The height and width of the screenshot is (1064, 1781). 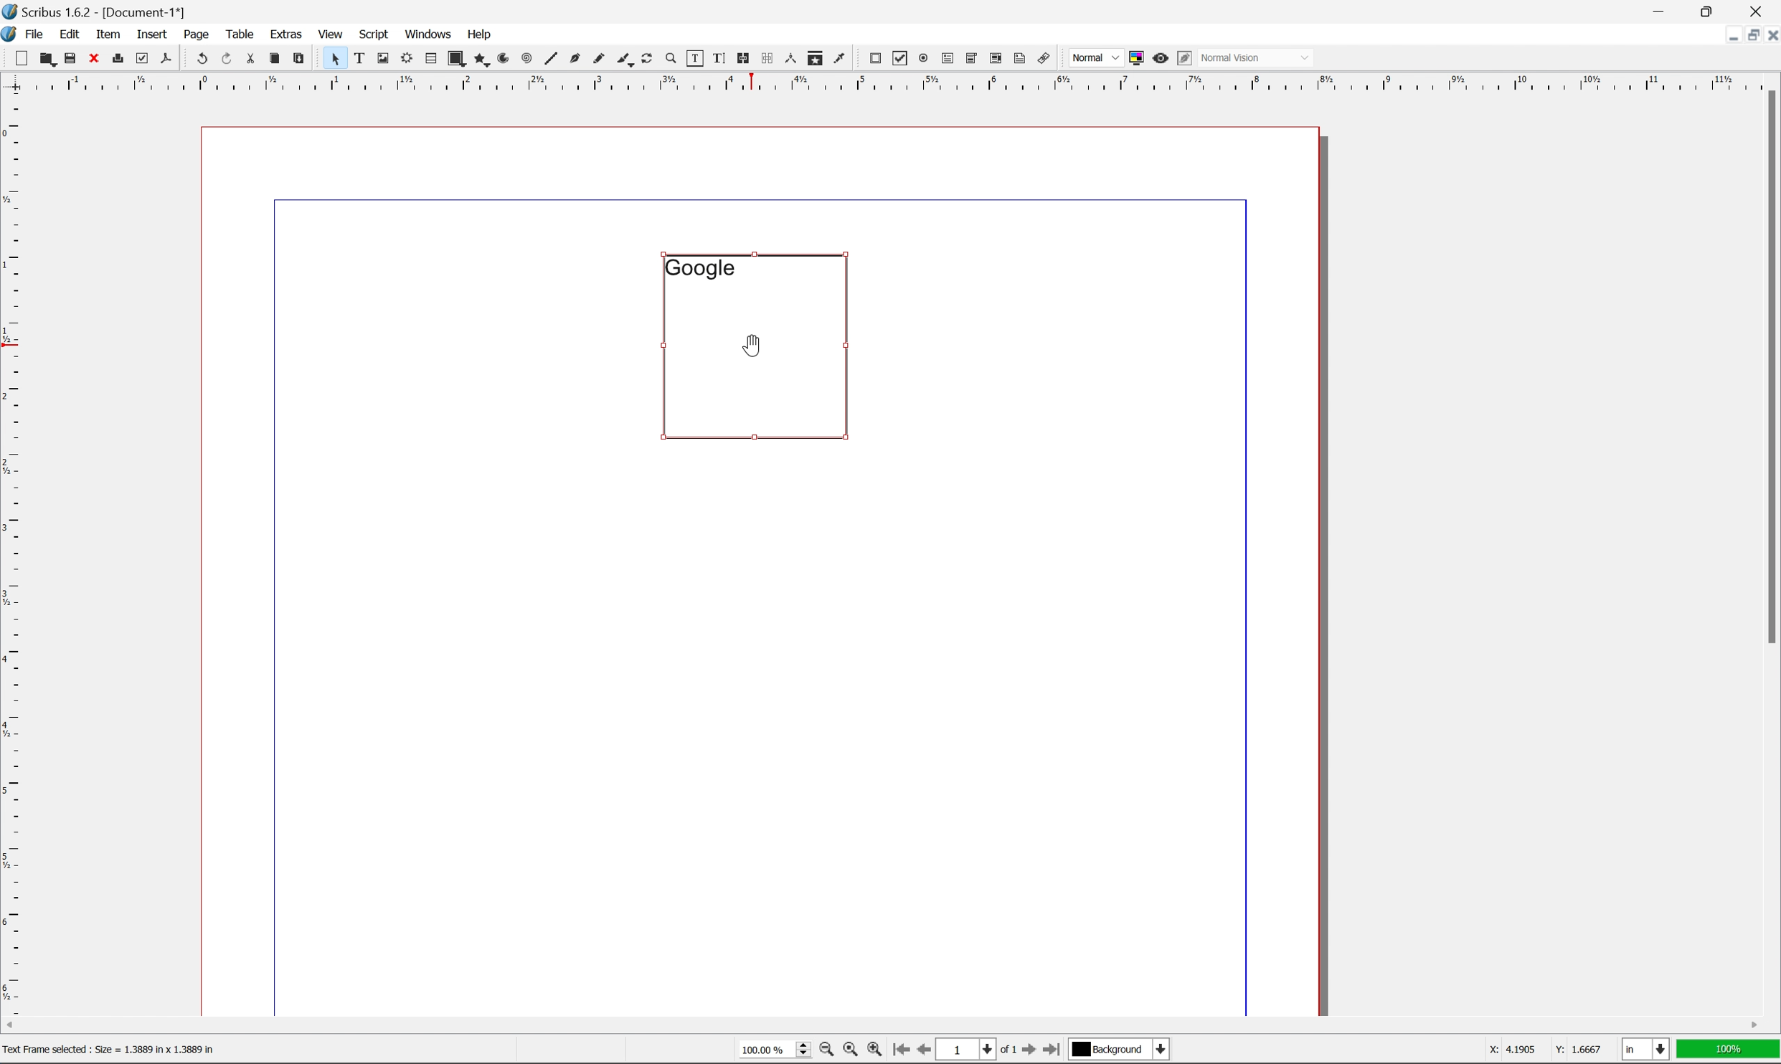 I want to click on go to next page, so click(x=1025, y=1051).